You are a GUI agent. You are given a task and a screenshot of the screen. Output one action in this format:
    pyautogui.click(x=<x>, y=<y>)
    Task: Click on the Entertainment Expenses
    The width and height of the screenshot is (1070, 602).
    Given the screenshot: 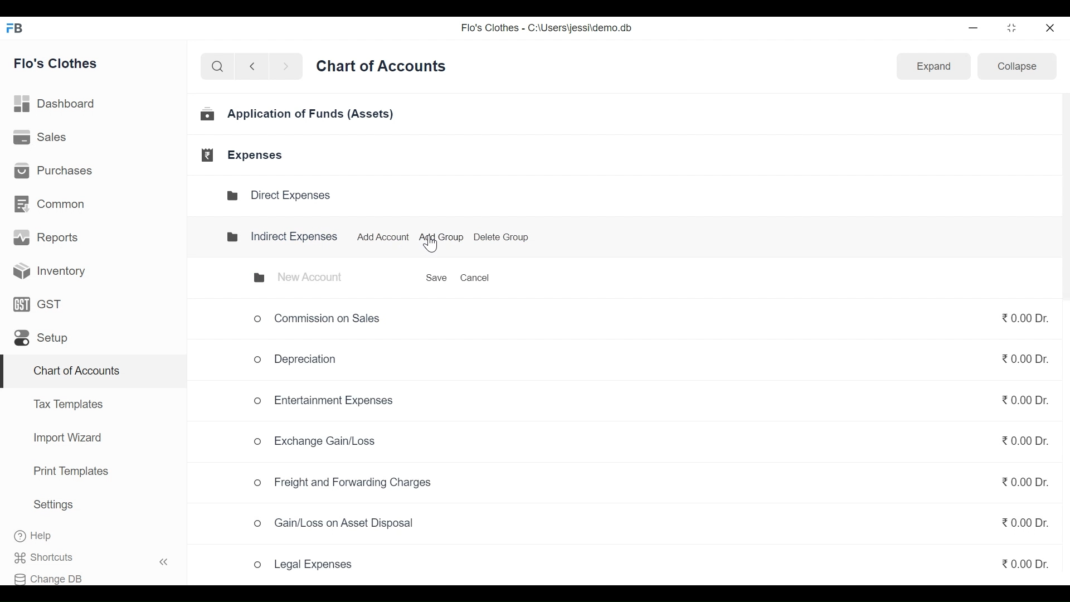 What is the action you would take?
    pyautogui.click(x=324, y=404)
    